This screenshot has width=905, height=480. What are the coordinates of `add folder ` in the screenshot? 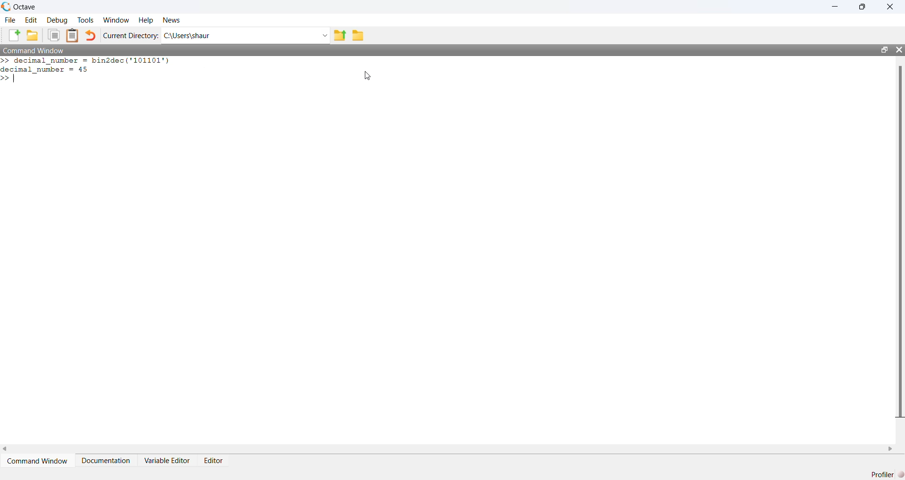 It's located at (32, 35).